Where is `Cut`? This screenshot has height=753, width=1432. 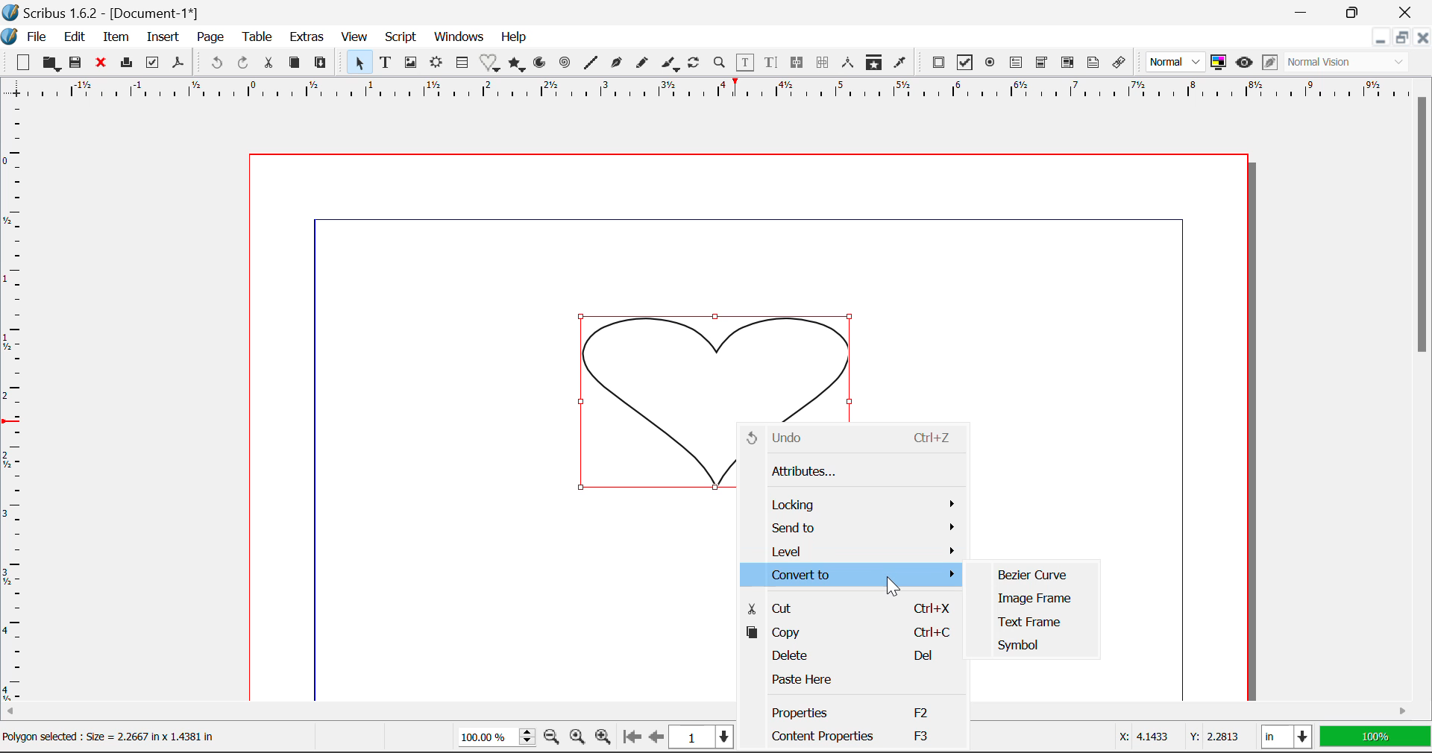
Cut is located at coordinates (271, 62).